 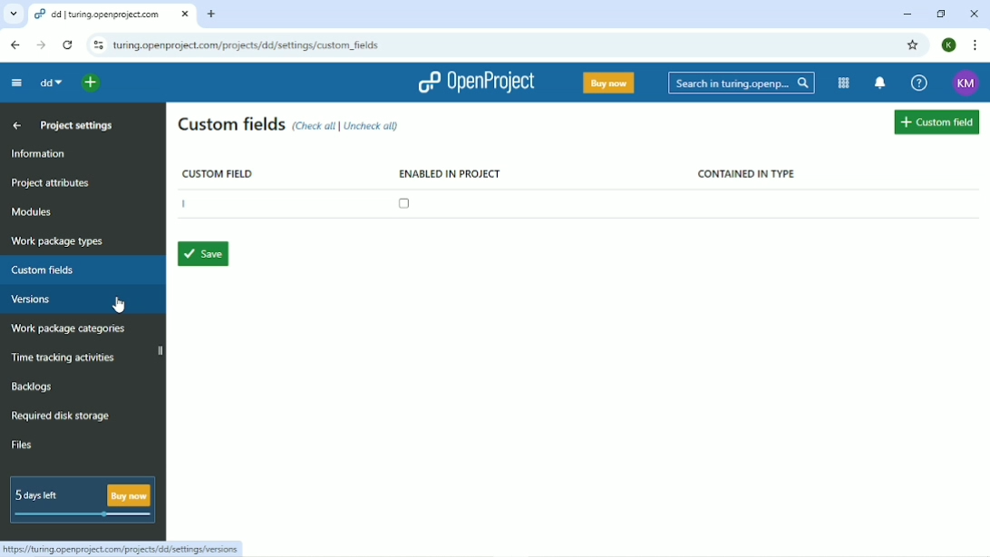 I want to click on new tab, so click(x=214, y=14).